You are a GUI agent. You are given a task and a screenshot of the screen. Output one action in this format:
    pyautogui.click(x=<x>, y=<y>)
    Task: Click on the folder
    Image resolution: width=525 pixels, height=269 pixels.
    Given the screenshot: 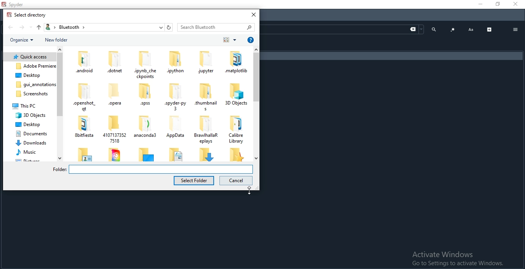 What is the action you would take?
    pyautogui.click(x=83, y=128)
    